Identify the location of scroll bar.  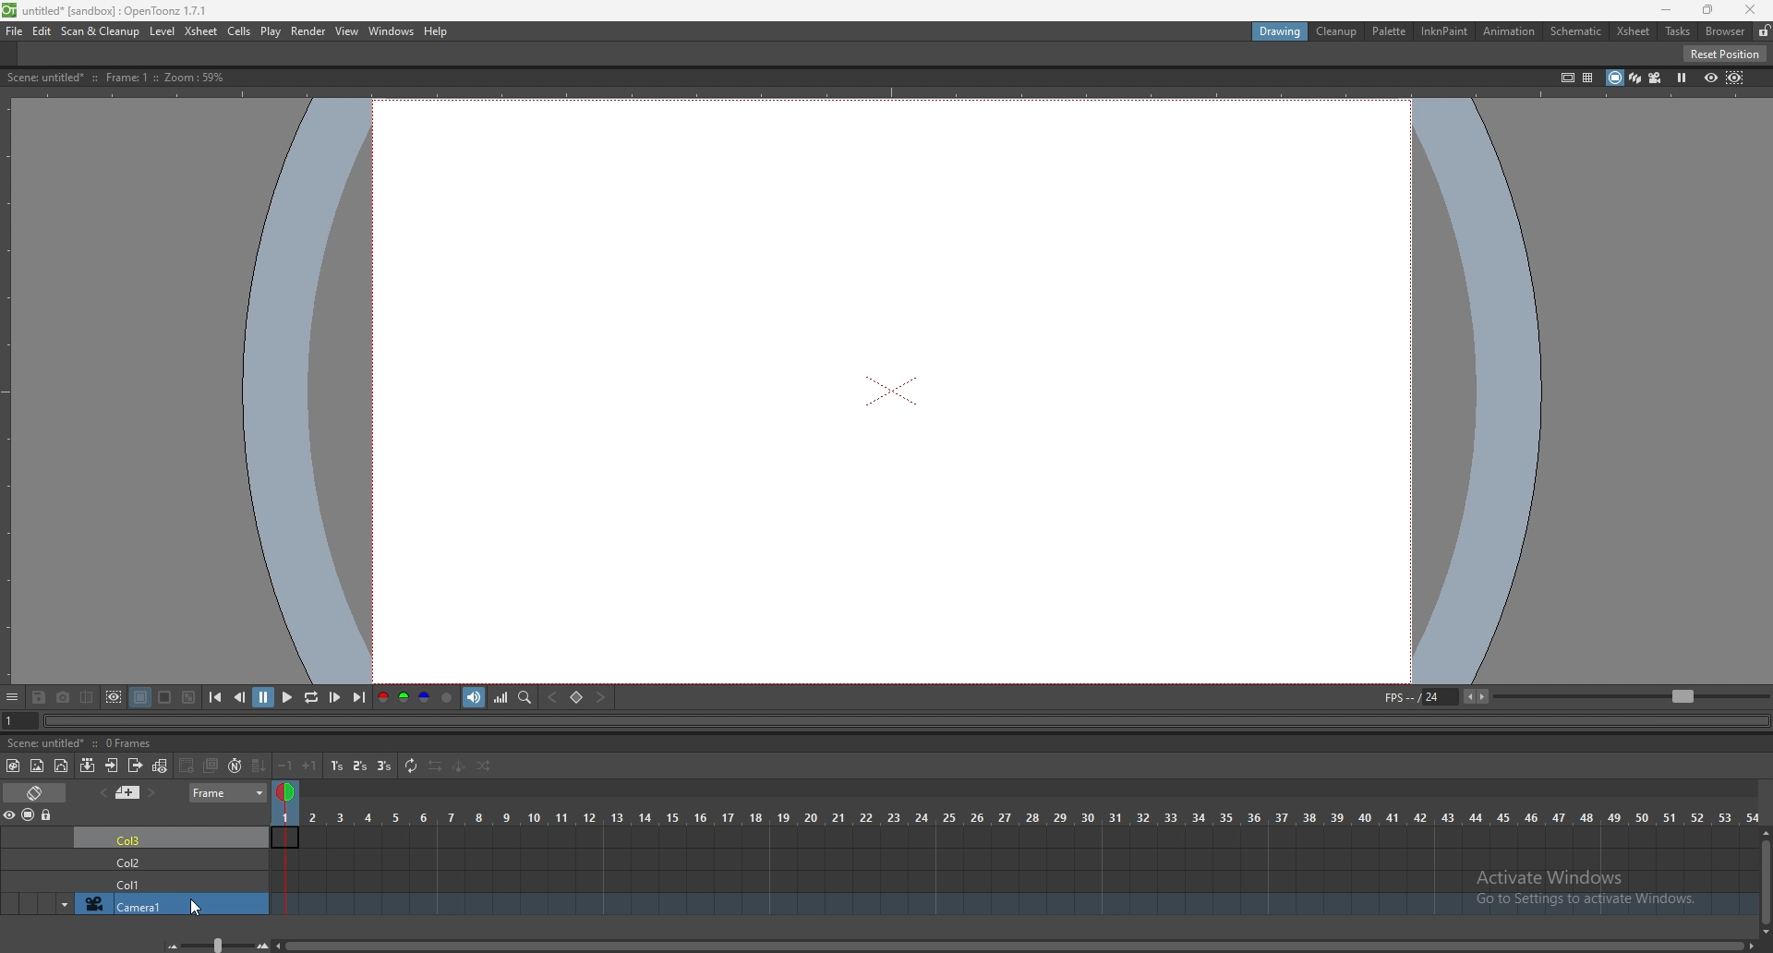
(1764, 879).